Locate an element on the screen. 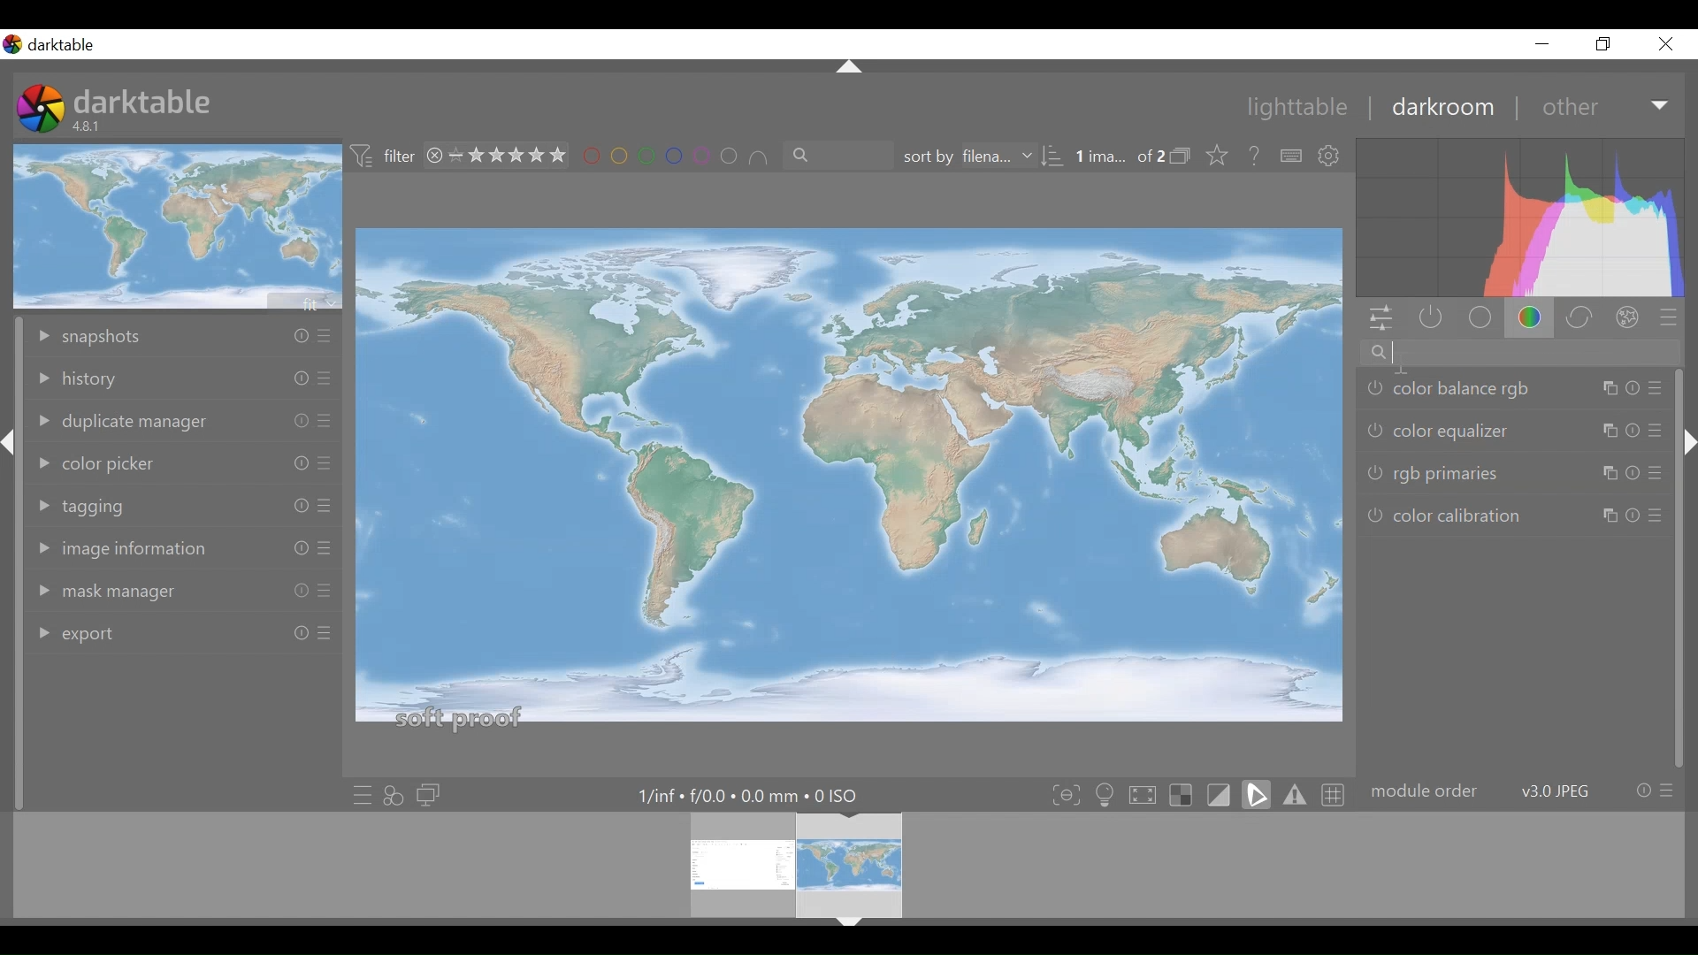  image information is located at coordinates (126, 546).